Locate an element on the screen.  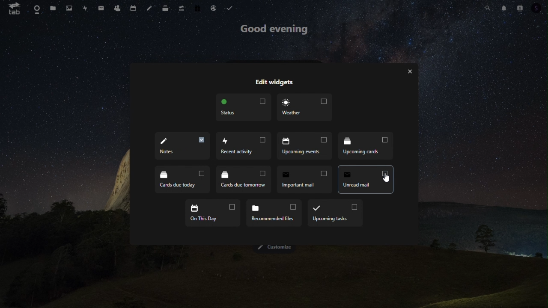
mail is located at coordinates (101, 9).